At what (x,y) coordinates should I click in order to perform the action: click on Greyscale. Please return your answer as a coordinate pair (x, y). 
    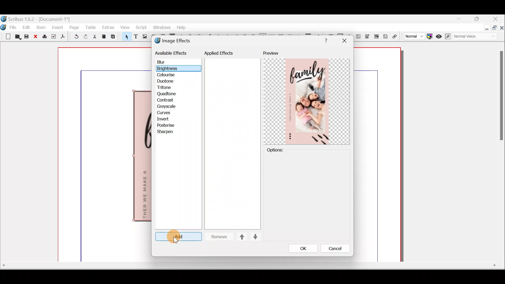
    Looking at the image, I should click on (168, 107).